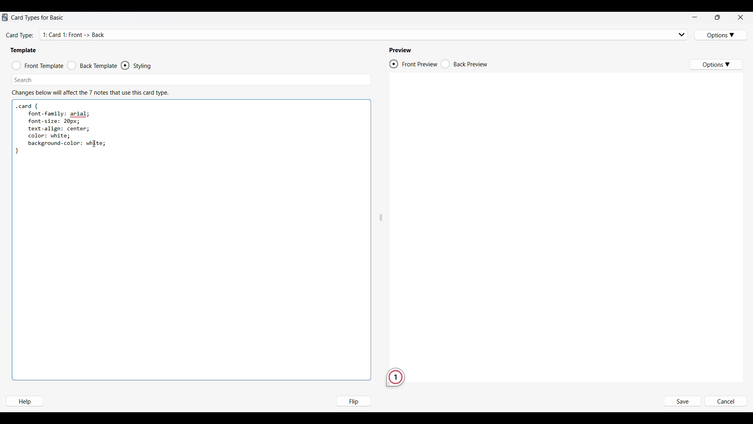 This screenshot has width=753, height=424. What do you see at coordinates (365, 34) in the screenshot?
I see `Displays card type selected` at bounding box center [365, 34].